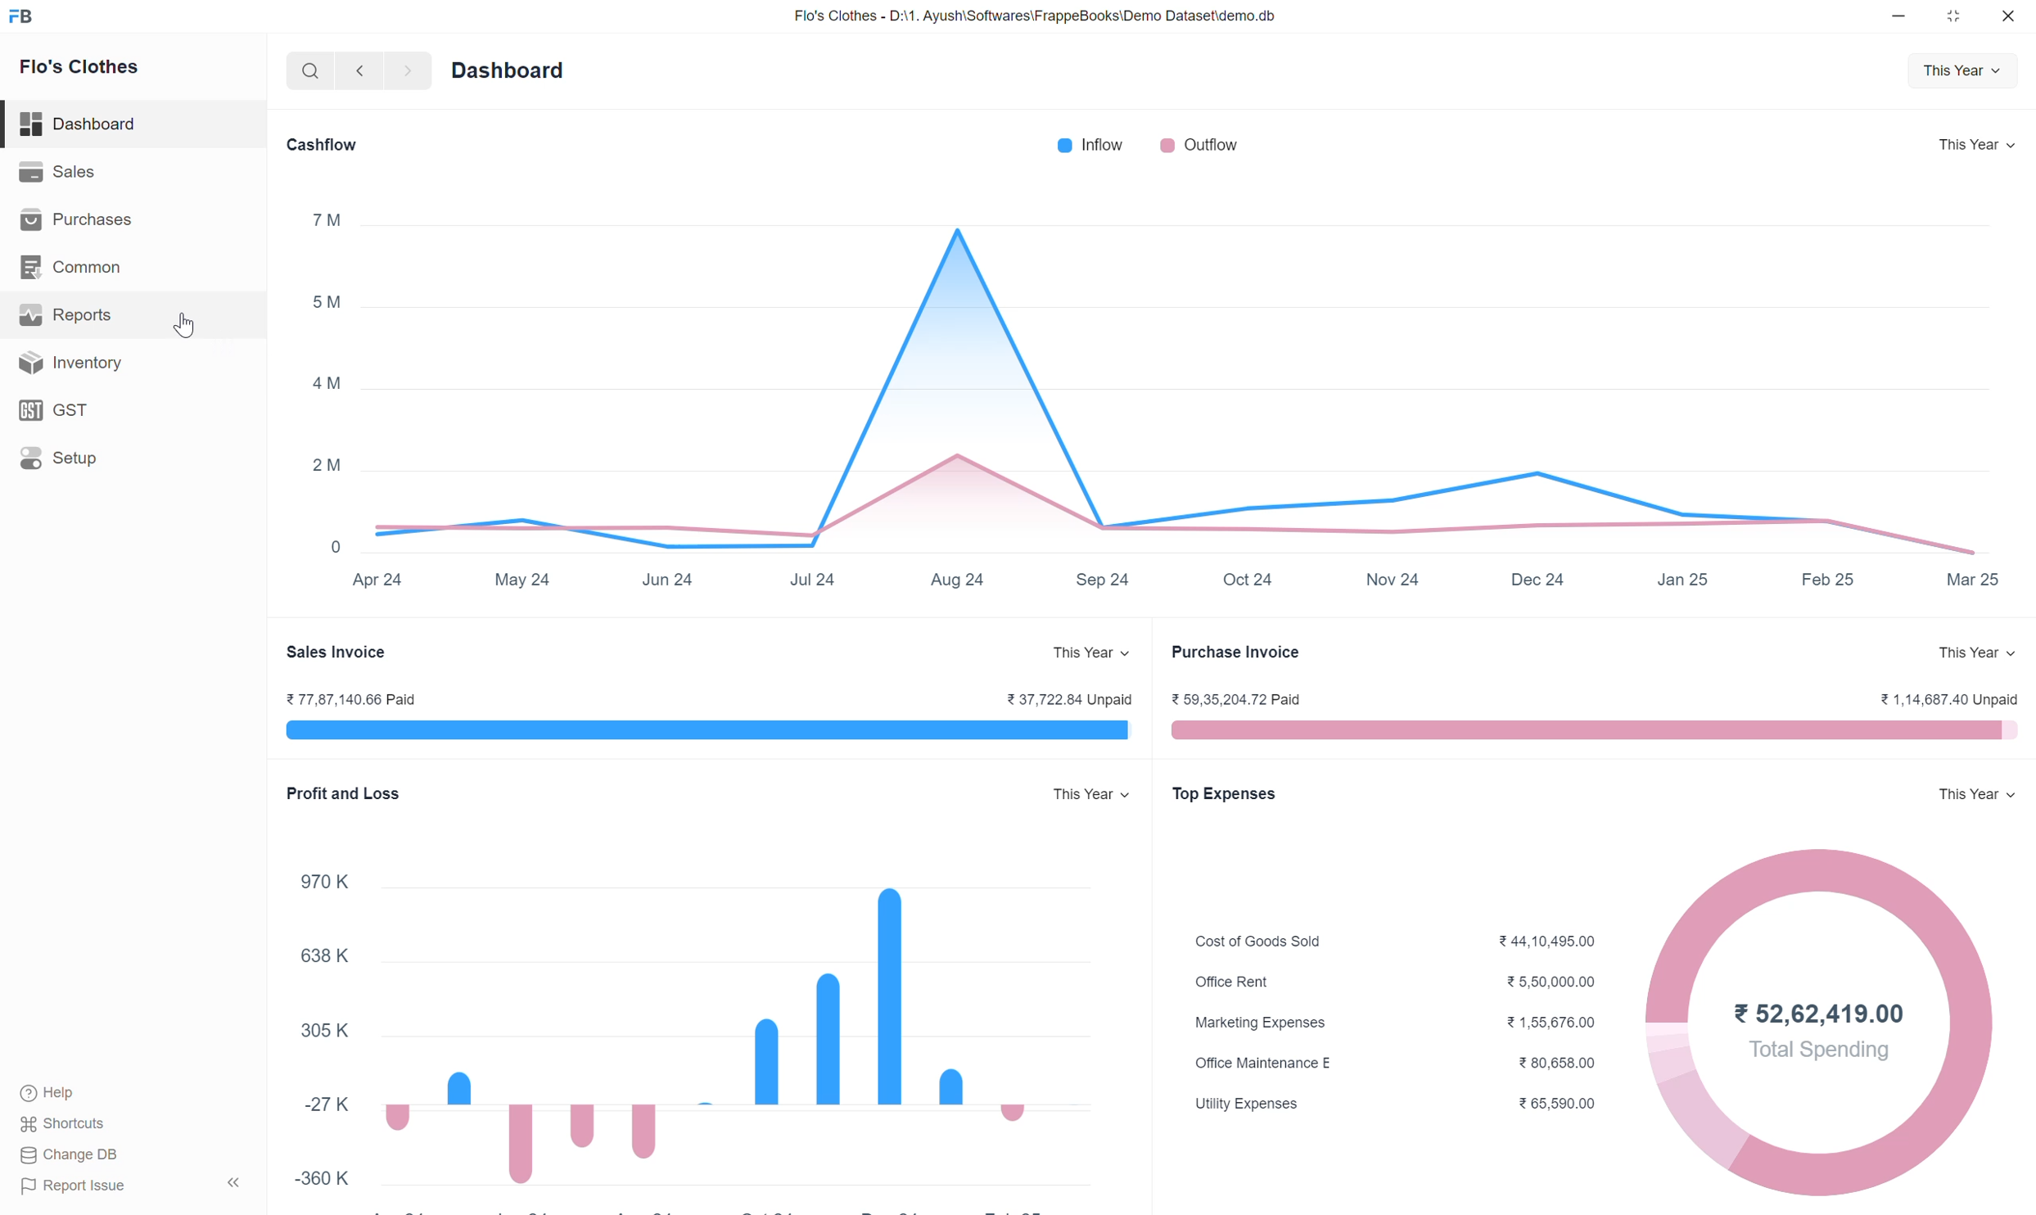 The width and height of the screenshot is (2036, 1215). Describe the element at coordinates (1952, 16) in the screenshot. I see `maximize` at that location.